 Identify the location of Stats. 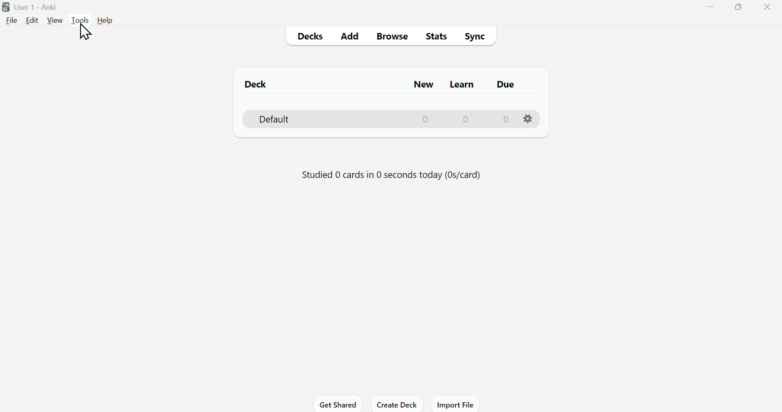
(435, 37).